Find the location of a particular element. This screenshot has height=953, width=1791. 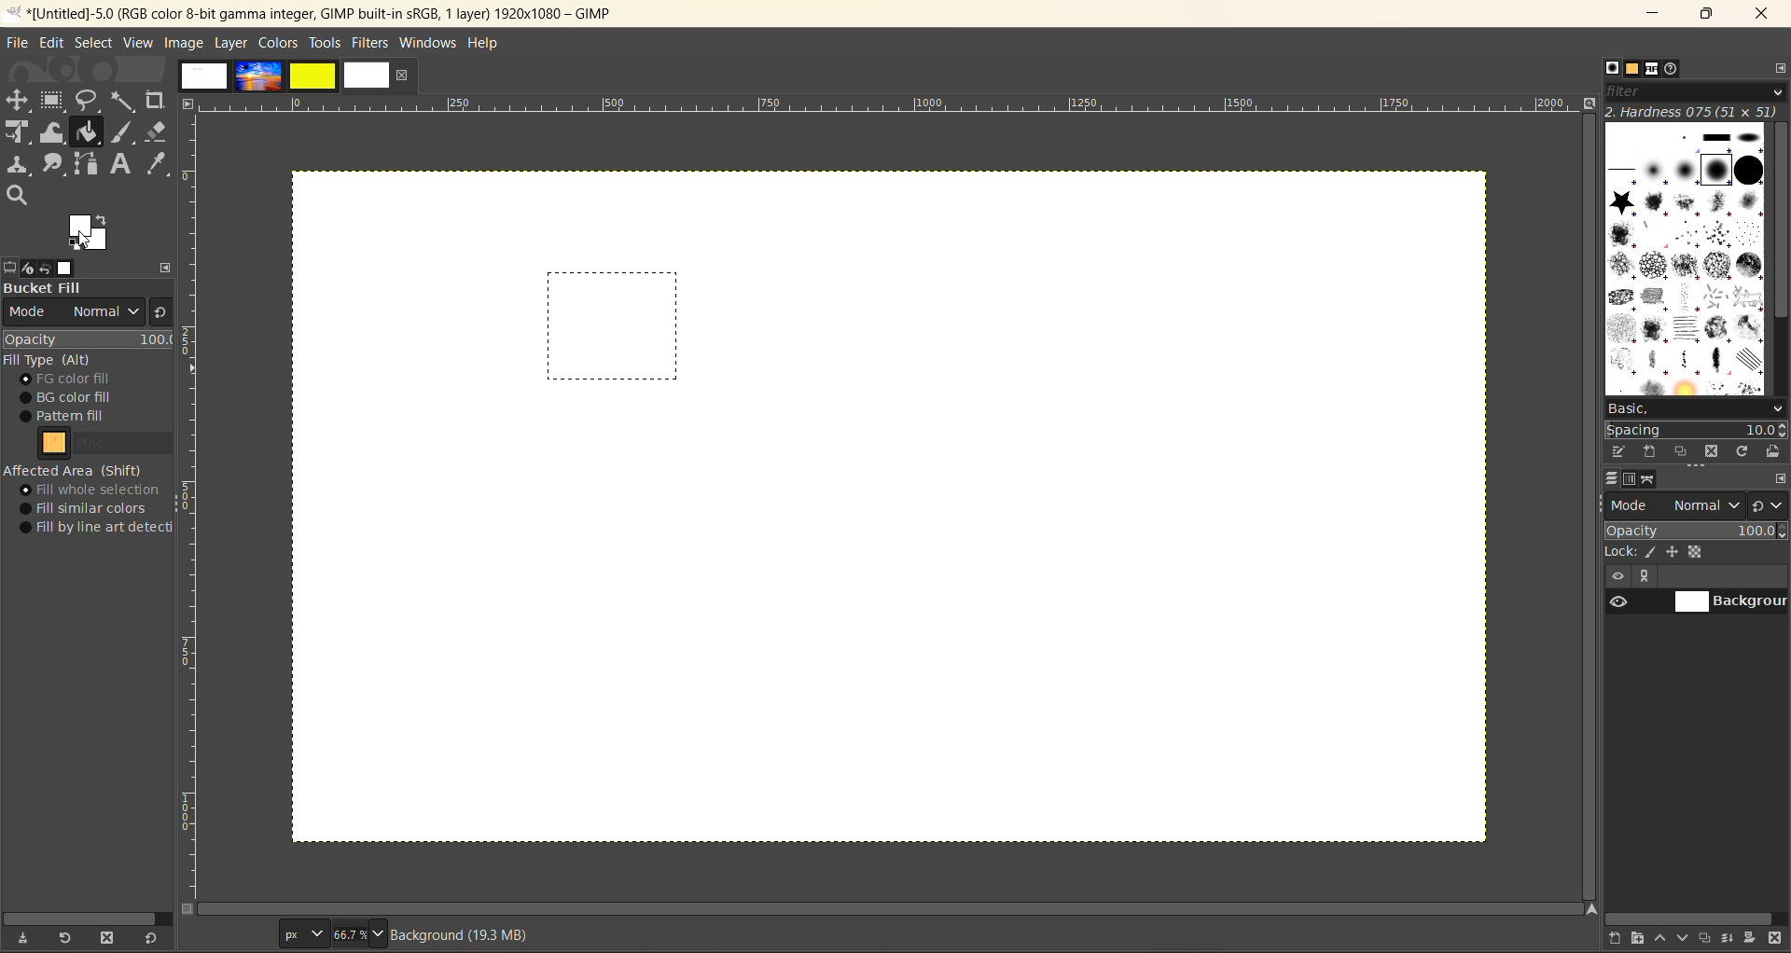

colors is located at coordinates (281, 44).